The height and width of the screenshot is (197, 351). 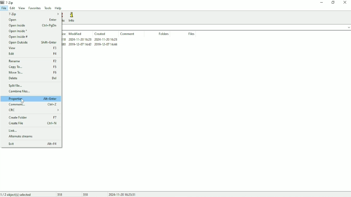 What do you see at coordinates (20, 91) in the screenshot?
I see `Combine files` at bounding box center [20, 91].